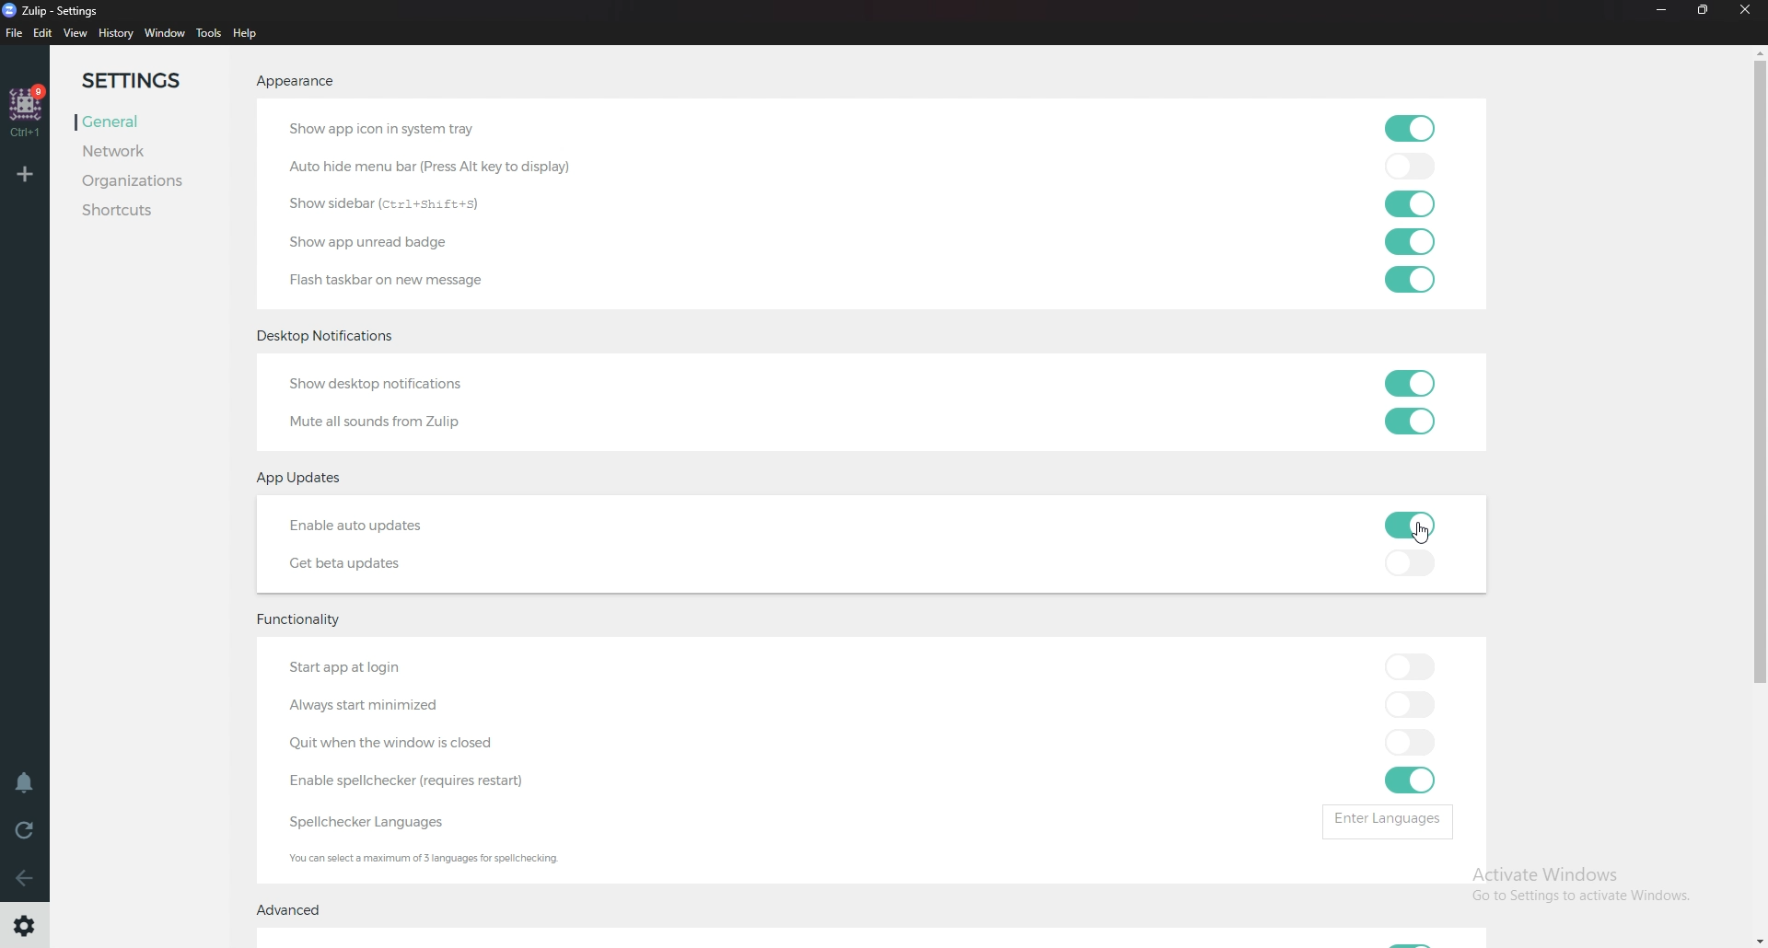 The height and width of the screenshot is (948, 1768). What do you see at coordinates (29, 173) in the screenshot?
I see `Add workspace` at bounding box center [29, 173].